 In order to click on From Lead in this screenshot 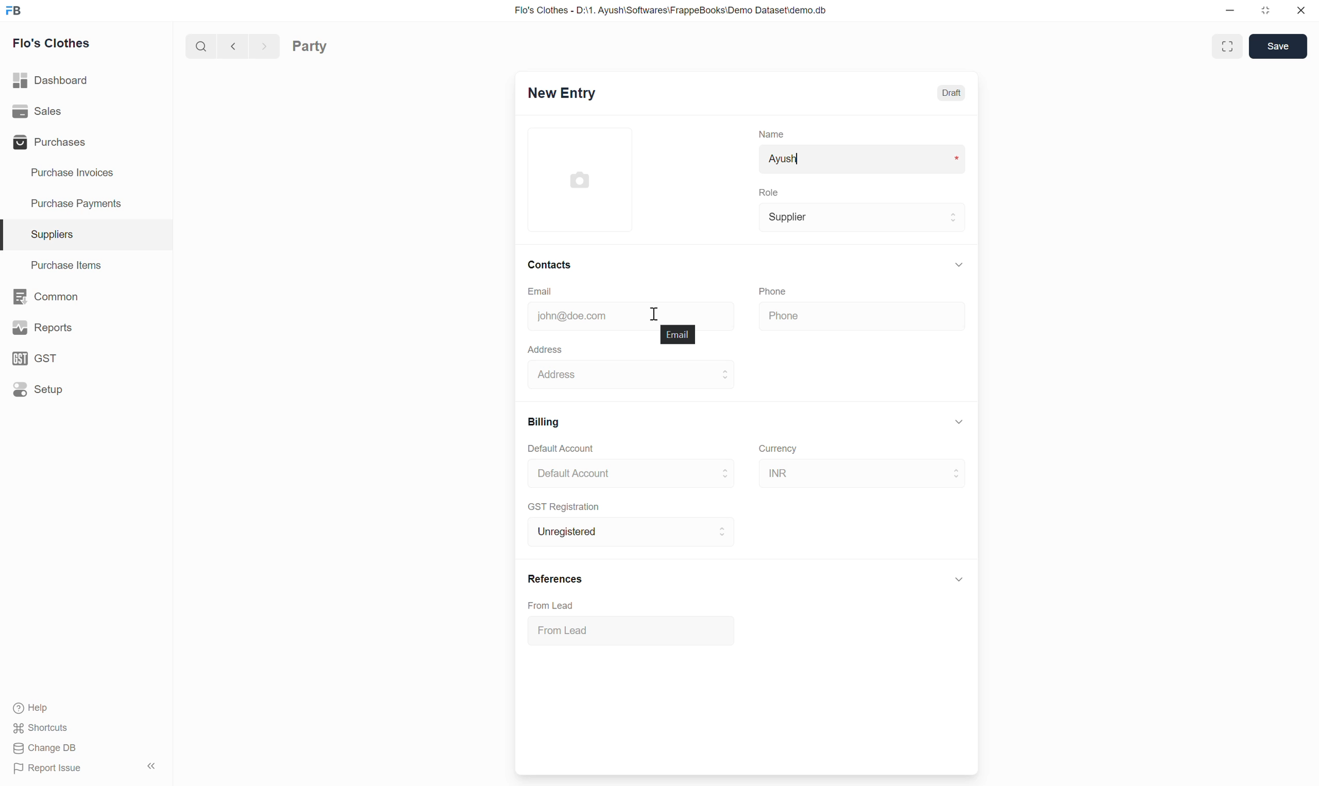, I will do `click(632, 630)`.